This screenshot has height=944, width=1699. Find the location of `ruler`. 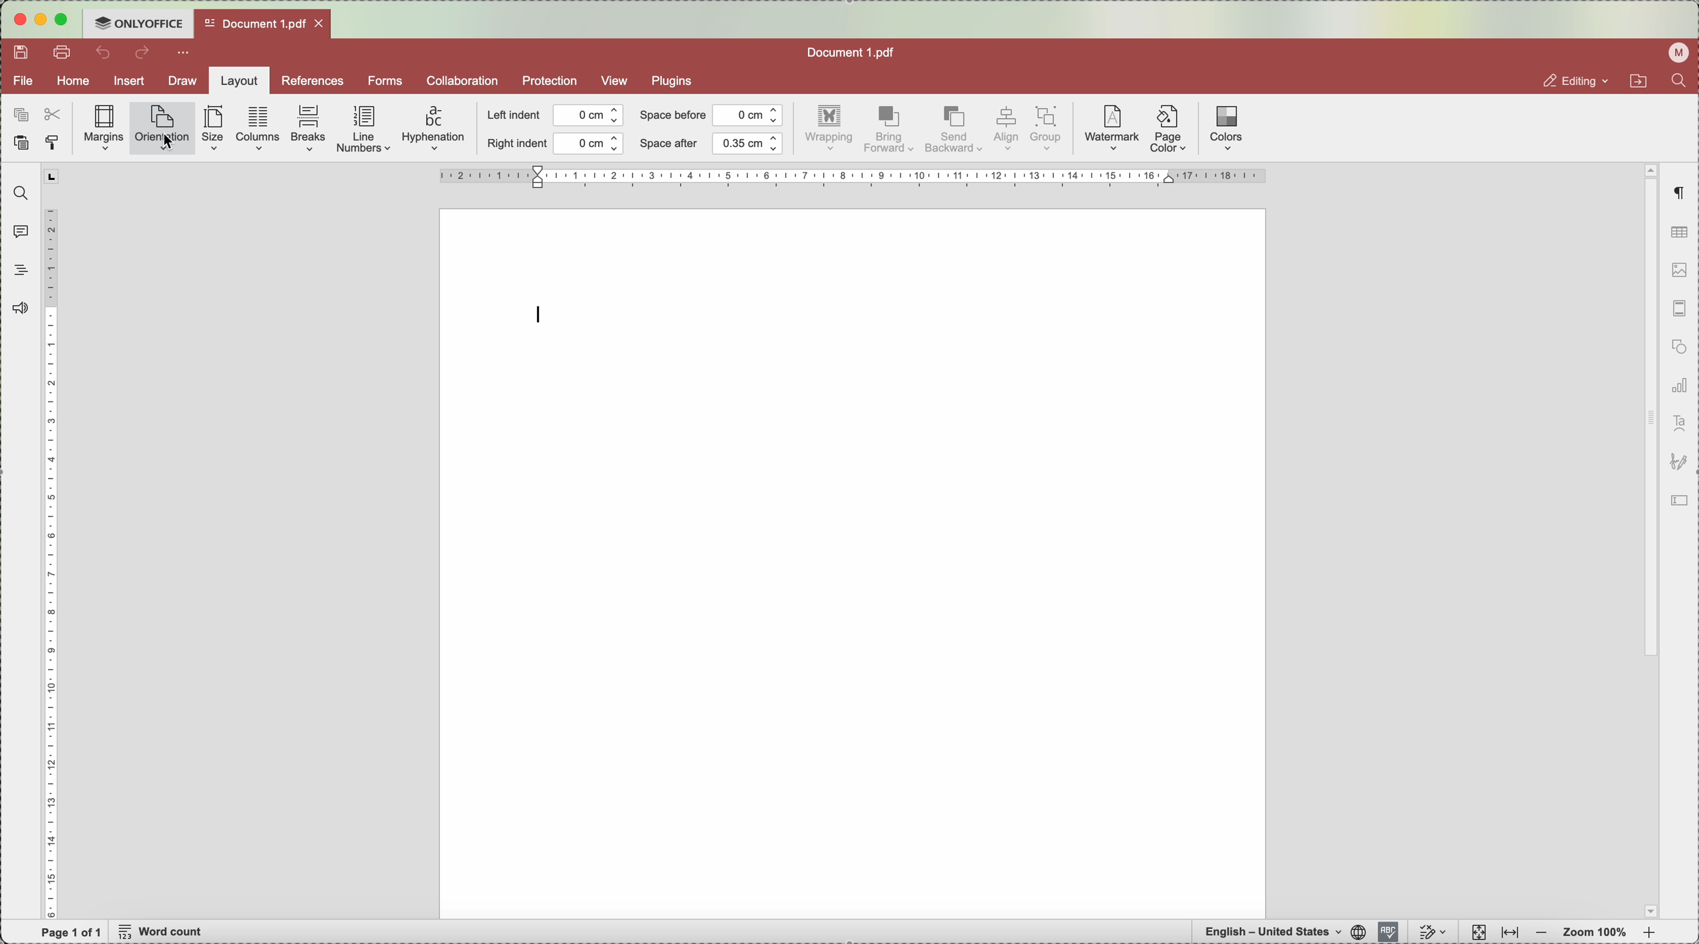

ruler is located at coordinates (52, 542).